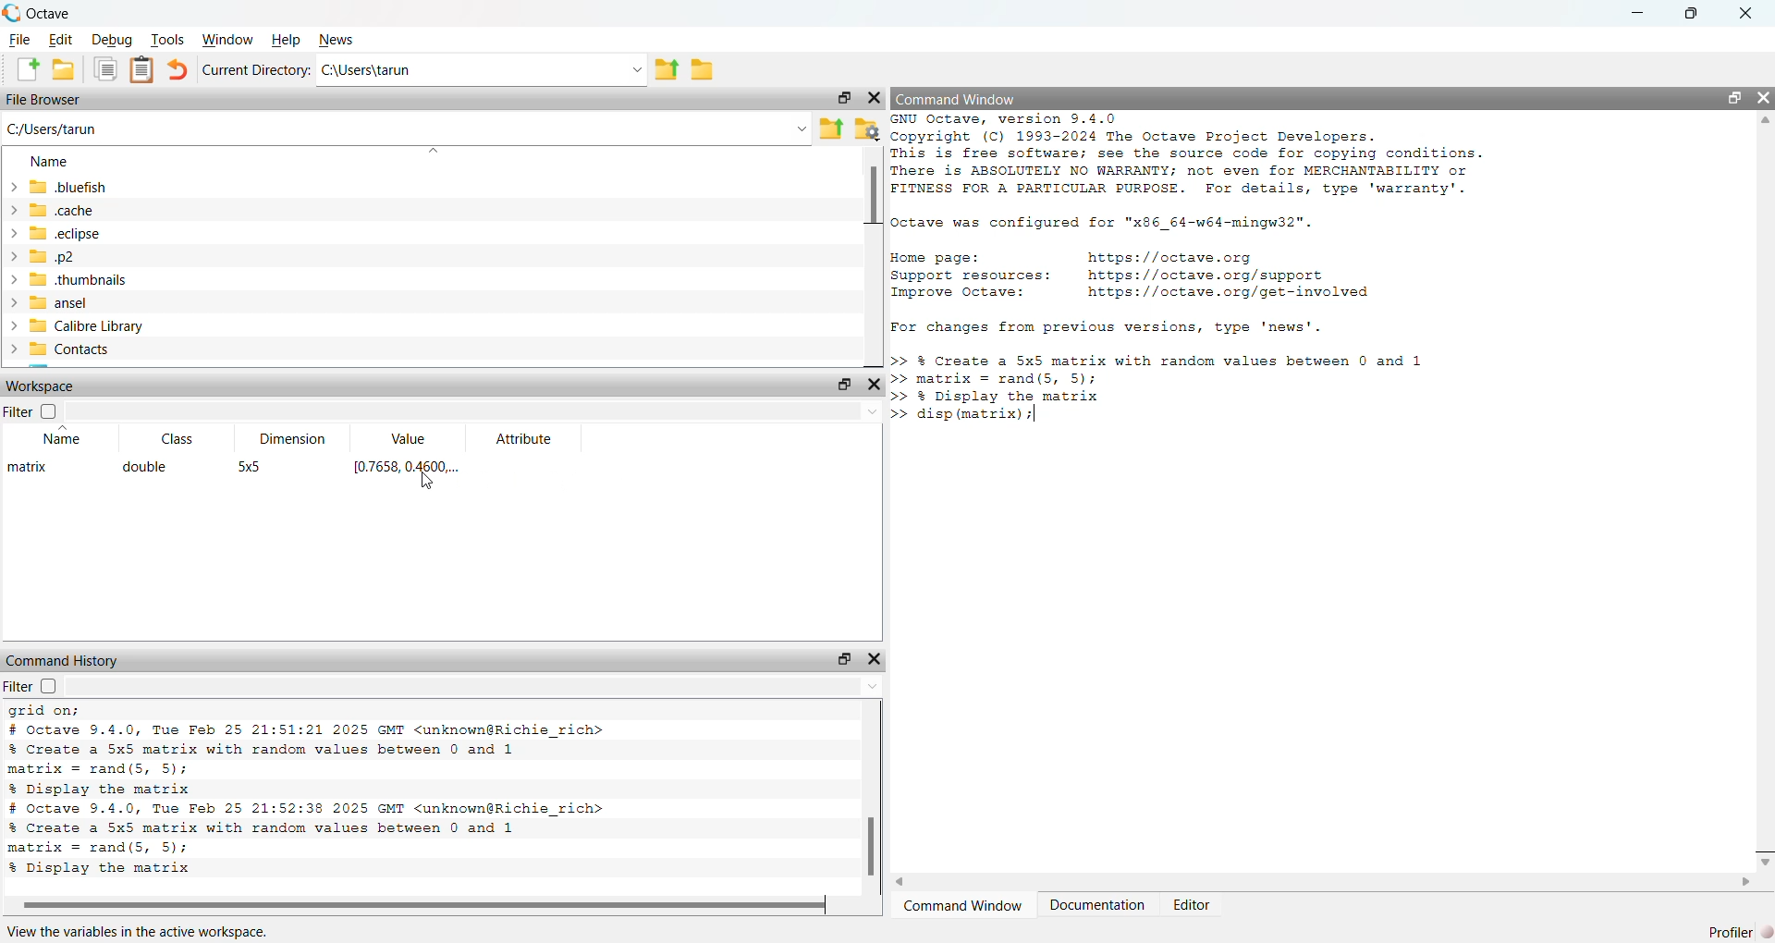  Describe the element at coordinates (1727, 931) in the screenshot. I see `Profiler` at that location.